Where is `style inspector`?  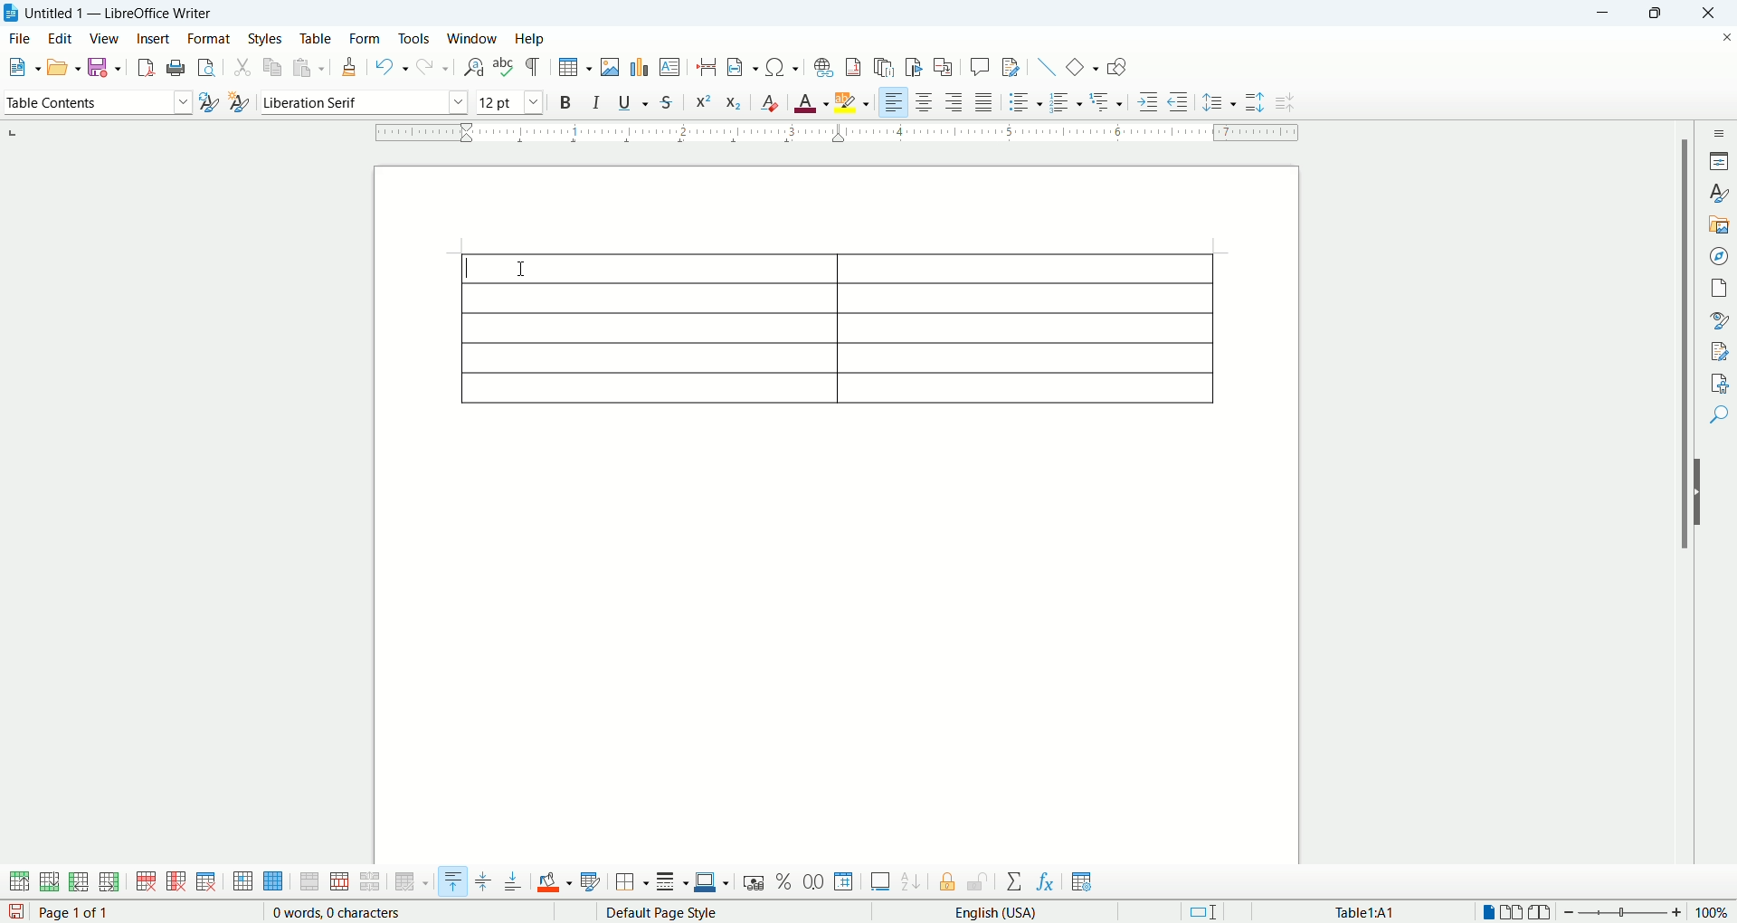 style inspector is located at coordinates (1719, 319).